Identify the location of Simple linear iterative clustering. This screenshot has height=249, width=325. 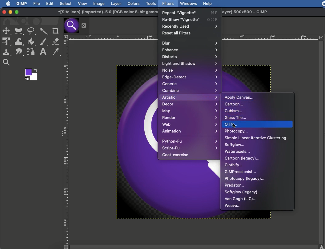
(257, 138).